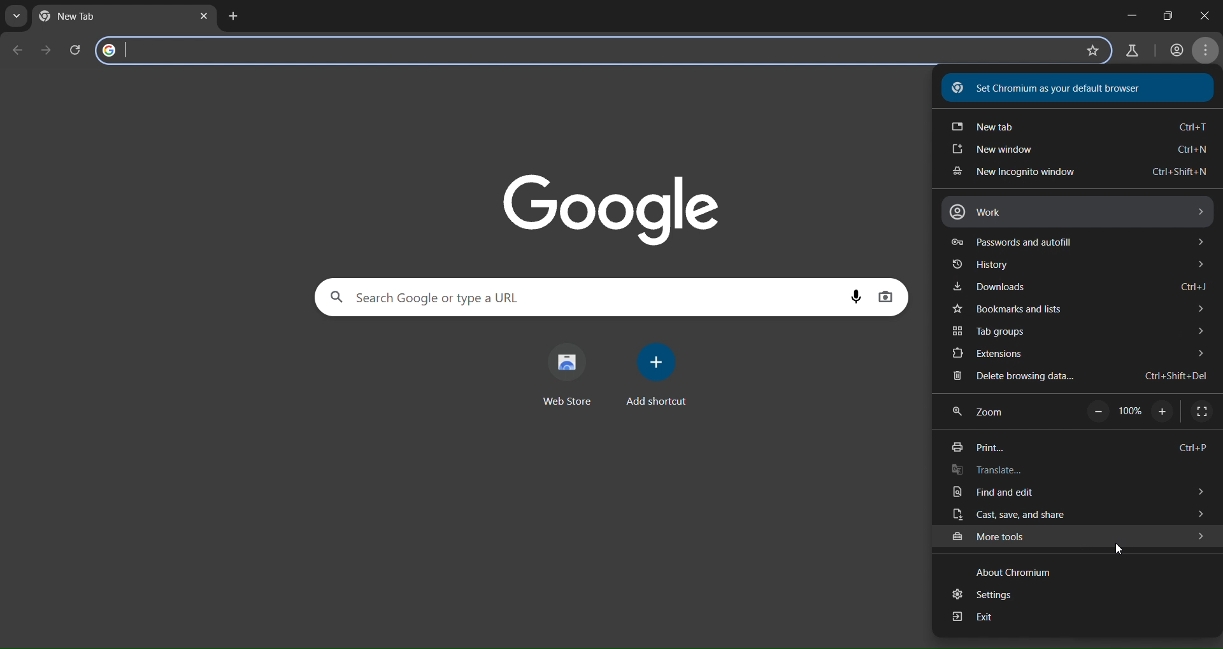  Describe the element at coordinates (1077, 448) in the screenshot. I see `print` at that location.